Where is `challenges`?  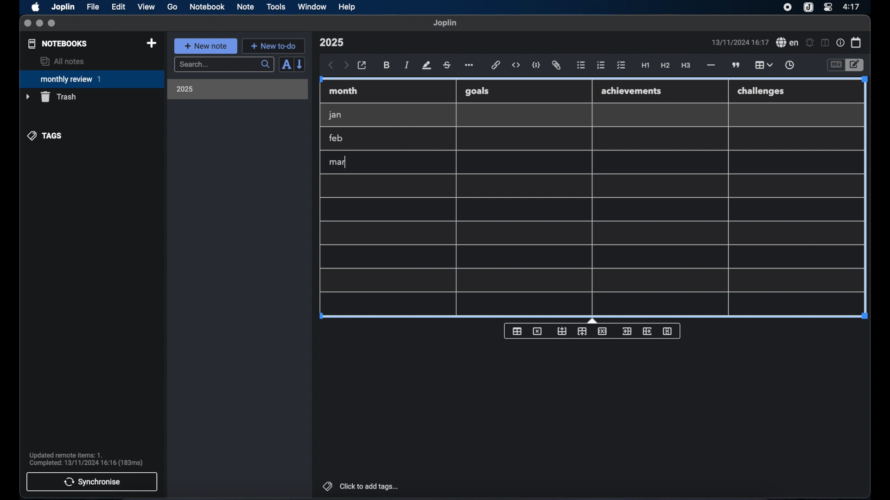 challenges is located at coordinates (762, 92).